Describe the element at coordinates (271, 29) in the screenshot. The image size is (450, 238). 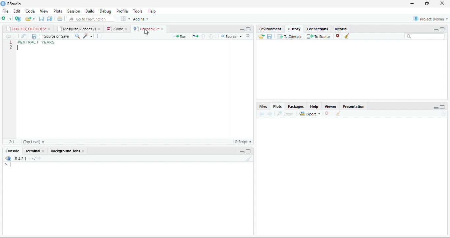
I see `Environment` at that location.